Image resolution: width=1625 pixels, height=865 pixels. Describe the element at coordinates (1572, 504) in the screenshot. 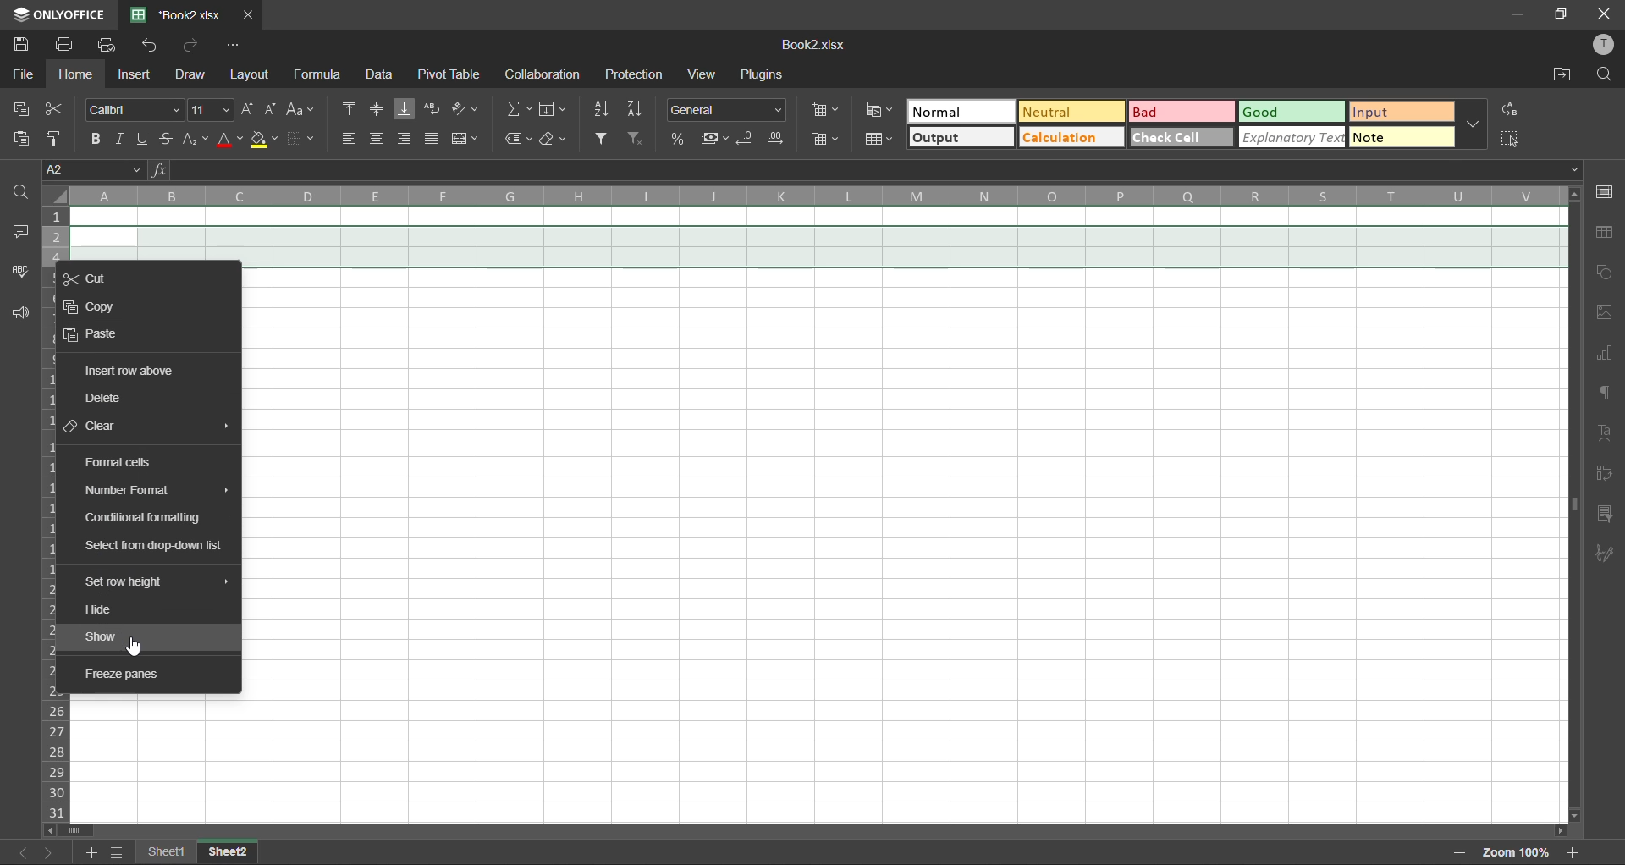

I see `vertical scroll barr` at that location.